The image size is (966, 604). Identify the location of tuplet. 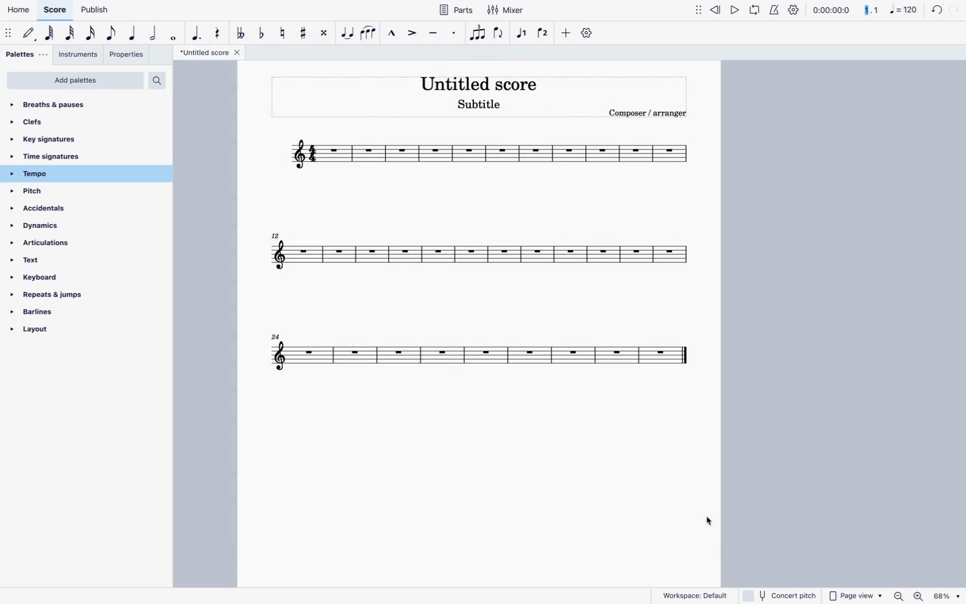
(478, 36).